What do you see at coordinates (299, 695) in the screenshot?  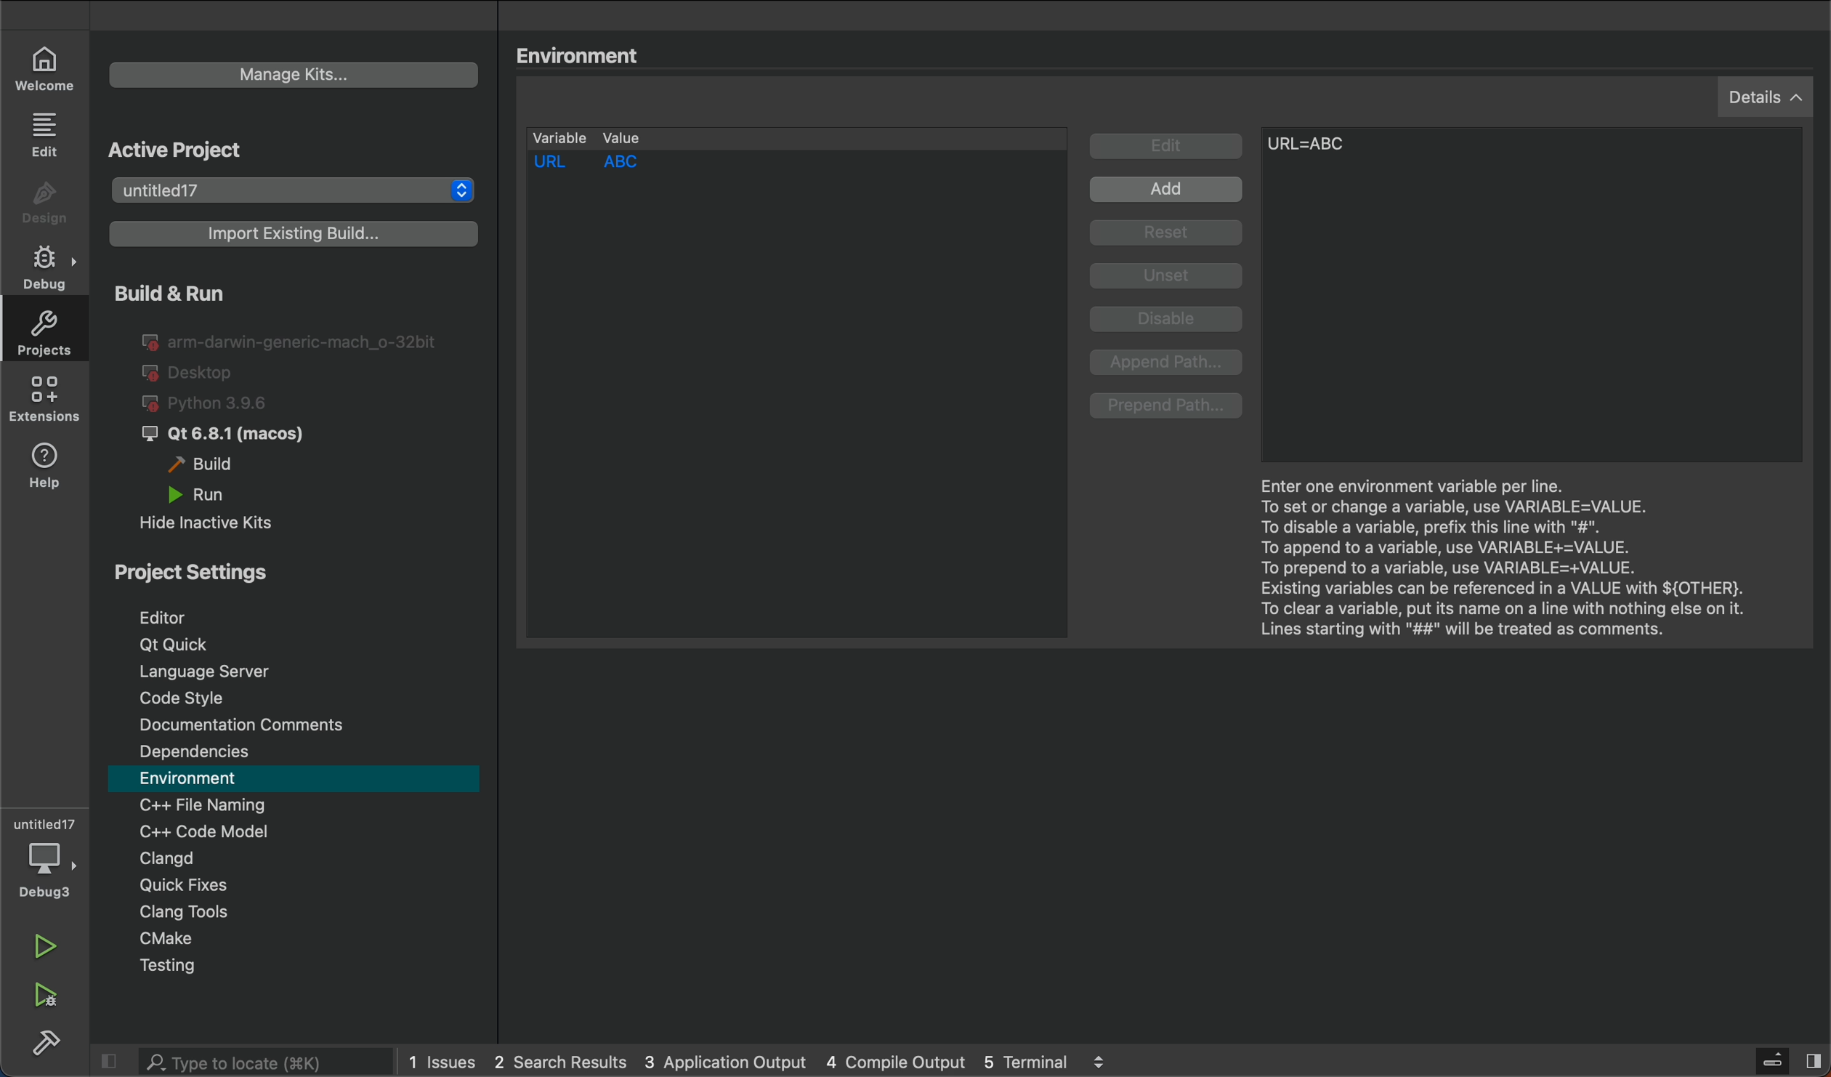 I see `code style` at bounding box center [299, 695].